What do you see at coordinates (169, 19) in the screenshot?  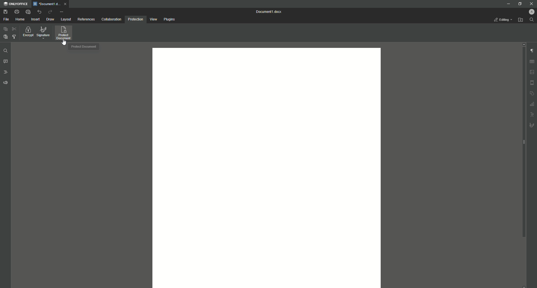 I see `Plugins` at bounding box center [169, 19].